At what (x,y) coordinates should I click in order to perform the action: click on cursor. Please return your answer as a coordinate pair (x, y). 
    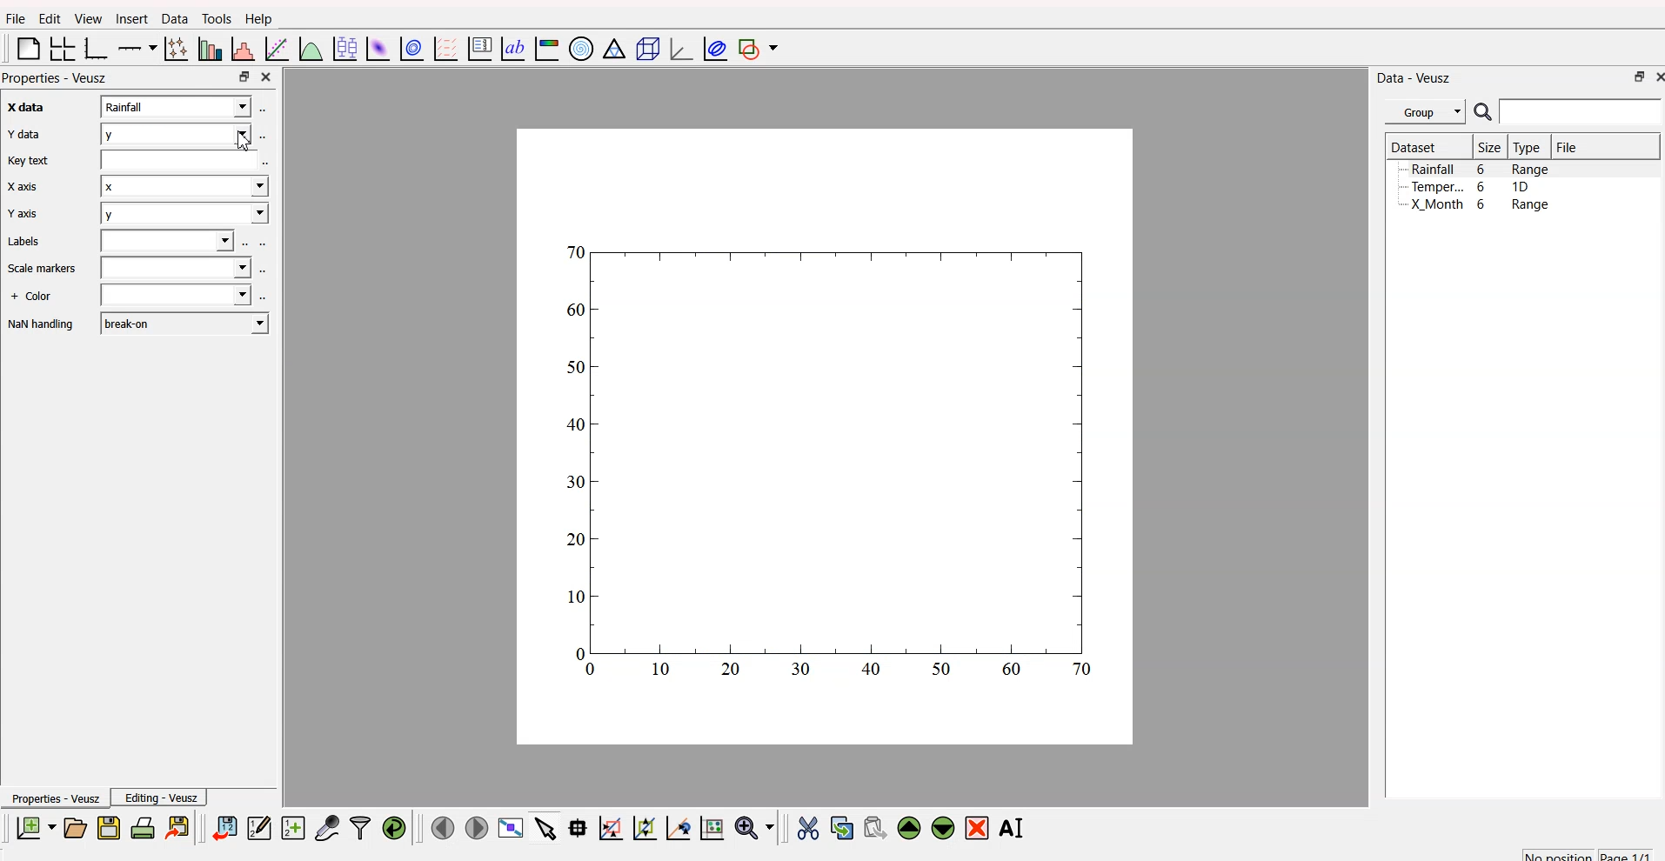
    Looking at the image, I should click on (251, 144).